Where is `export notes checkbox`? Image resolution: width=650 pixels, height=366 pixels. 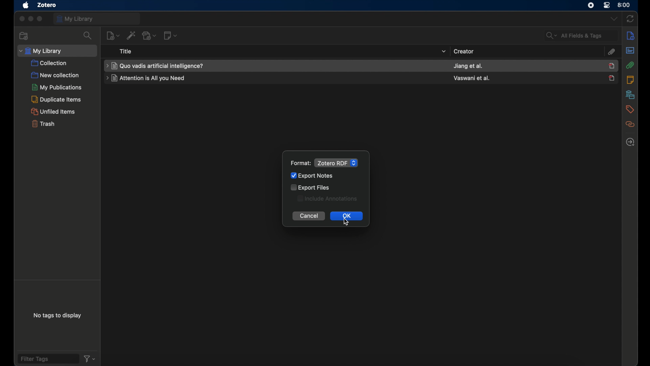 export notes checkbox is located at coordinates (313, 176).